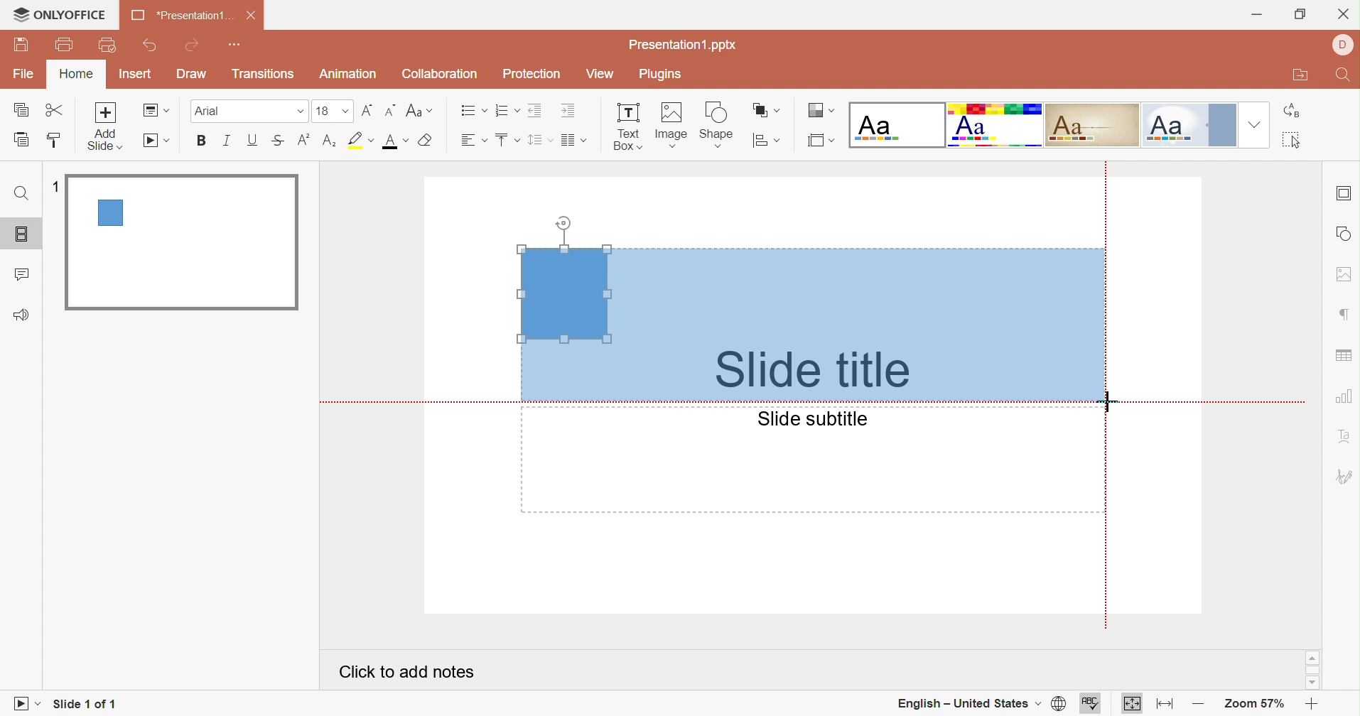 This screenshot has width=1360, height=716. I want to click on Font, so click(248, 111).